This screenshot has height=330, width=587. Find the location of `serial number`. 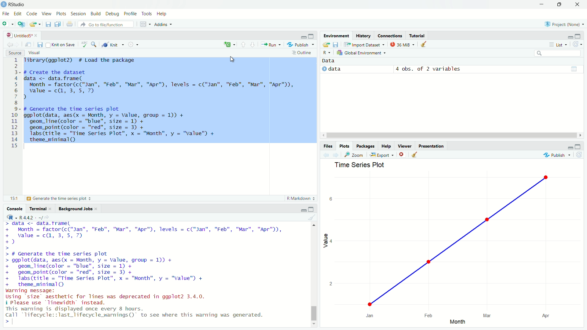

serial number is located at coordinates (14, 105).